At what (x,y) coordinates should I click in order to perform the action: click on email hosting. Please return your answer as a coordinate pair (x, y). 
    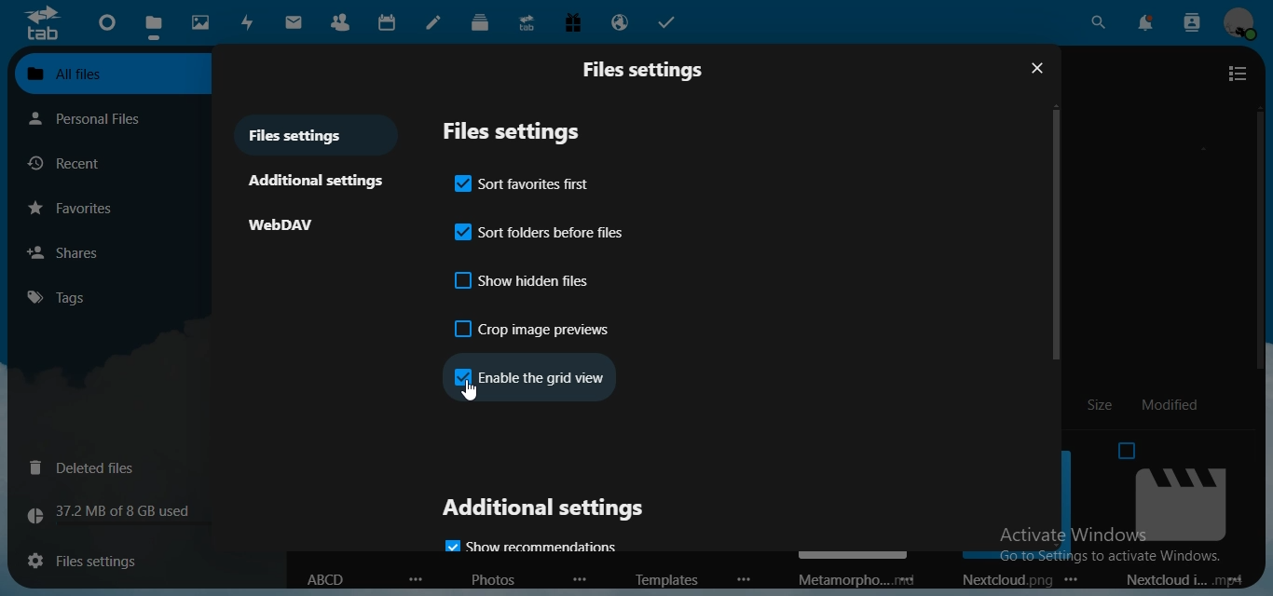
    Looking at the image, I should click on (623, 21).